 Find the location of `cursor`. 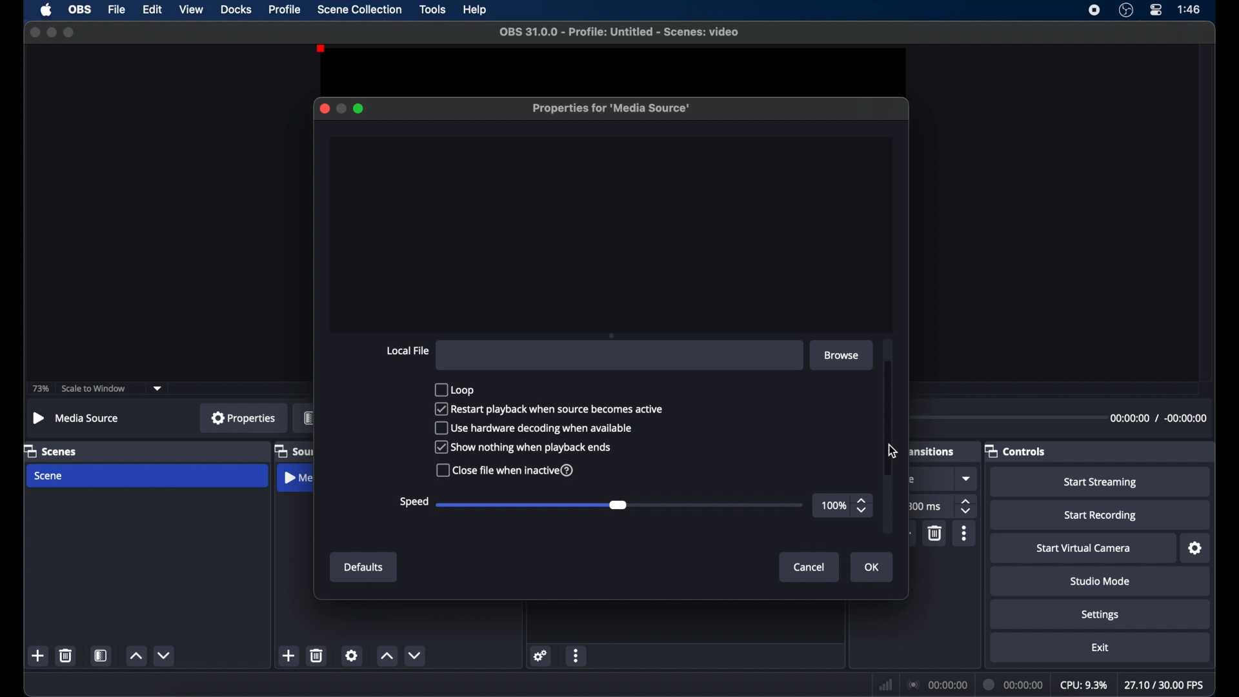

cursor is located at coordinates (894, 450).